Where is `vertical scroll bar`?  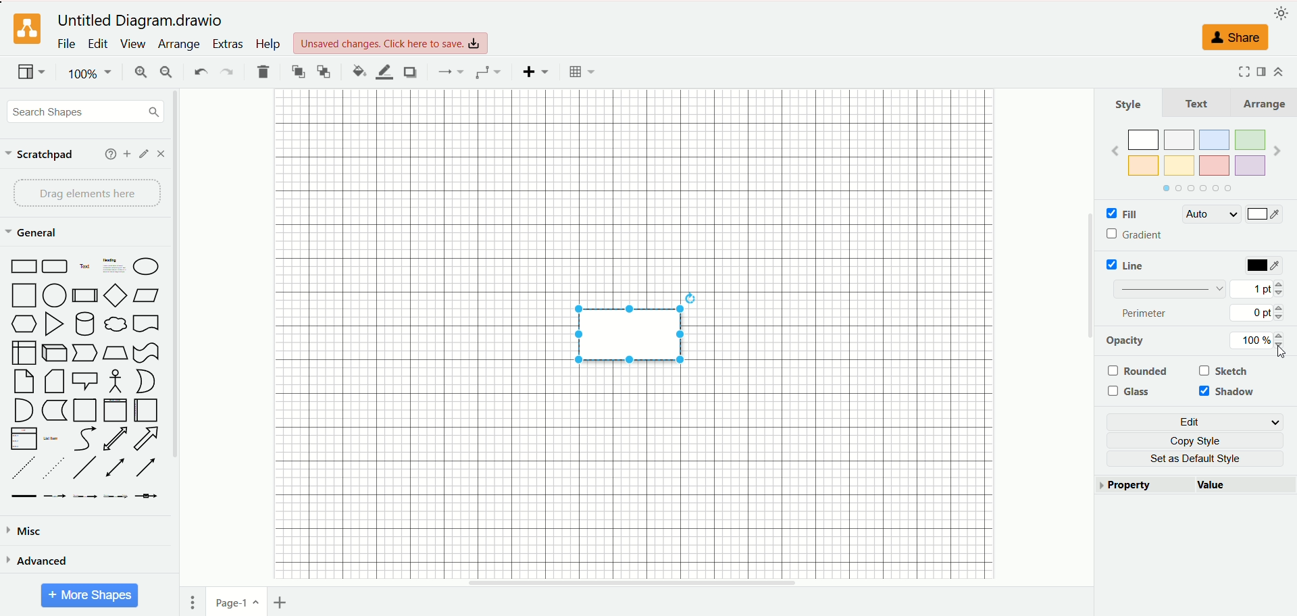
vertical scroll bar is located at coordinates (179, 338).